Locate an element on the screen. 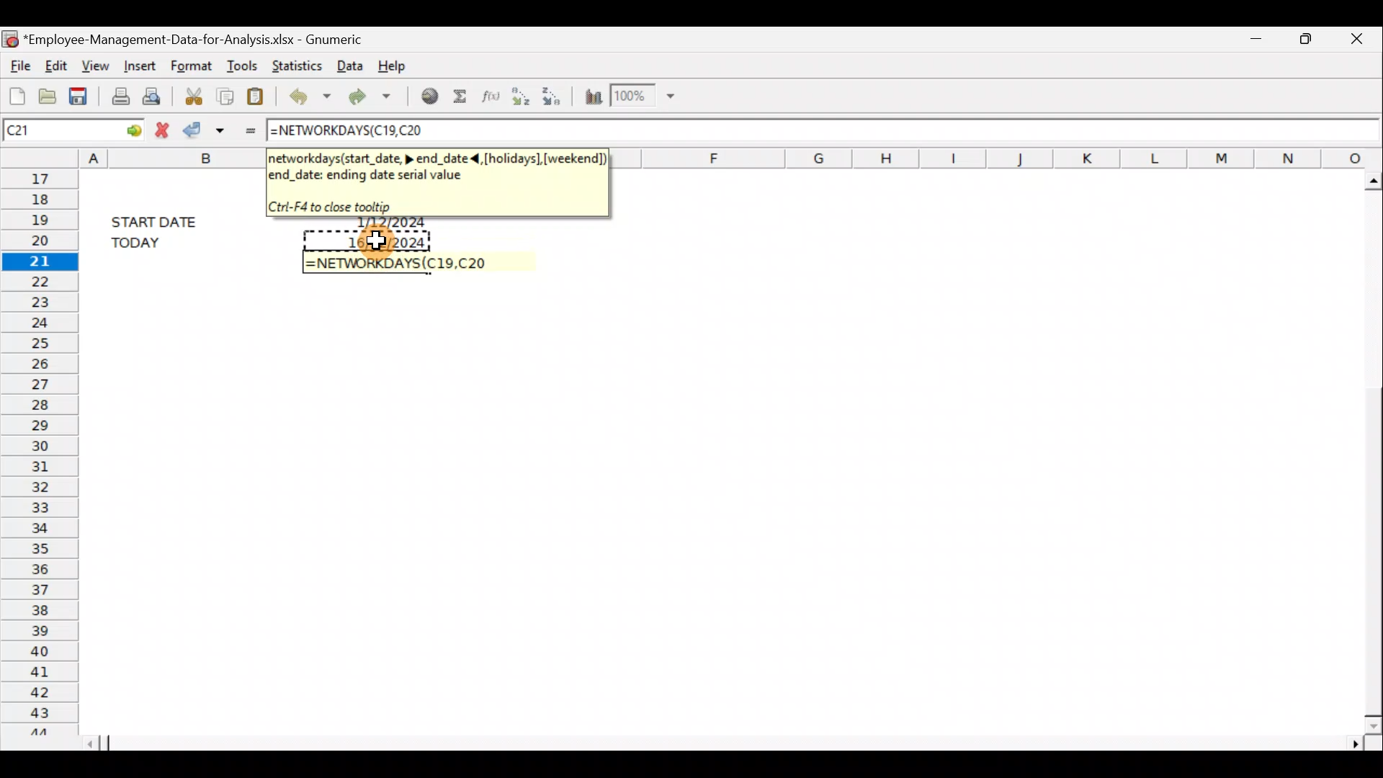 The width and height of the screenshot is (1383, 778). 16/12/2024 is located at coordinates (383, 243).